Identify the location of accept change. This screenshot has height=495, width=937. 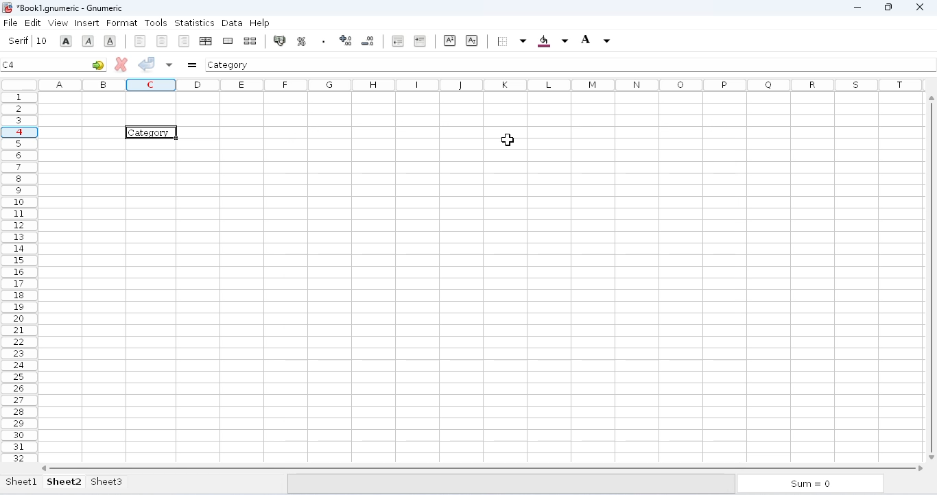
(147, 63).